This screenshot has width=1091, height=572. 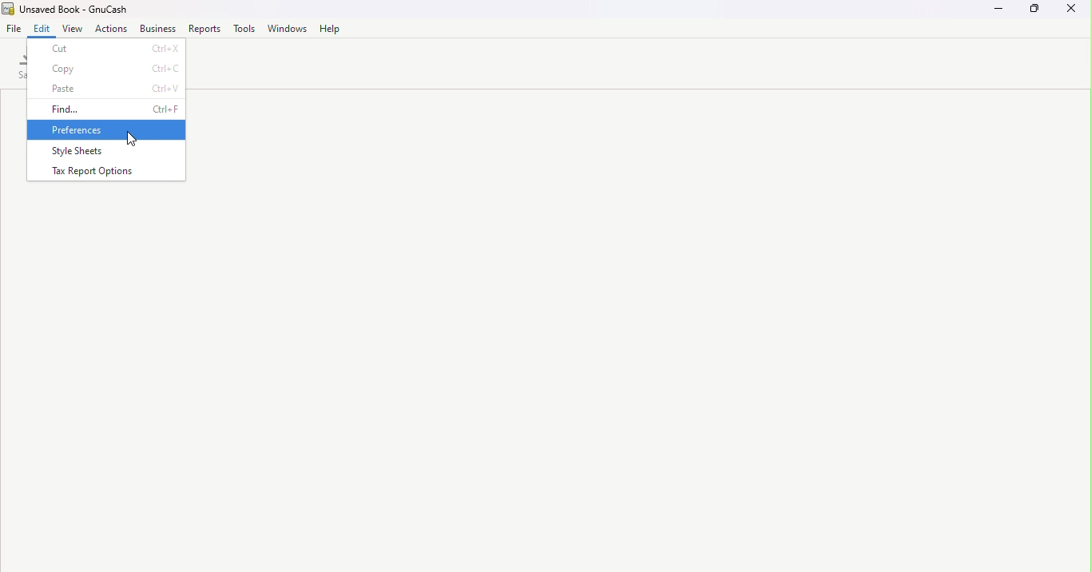 I want to click on Copy, so click(x=107, y=67).